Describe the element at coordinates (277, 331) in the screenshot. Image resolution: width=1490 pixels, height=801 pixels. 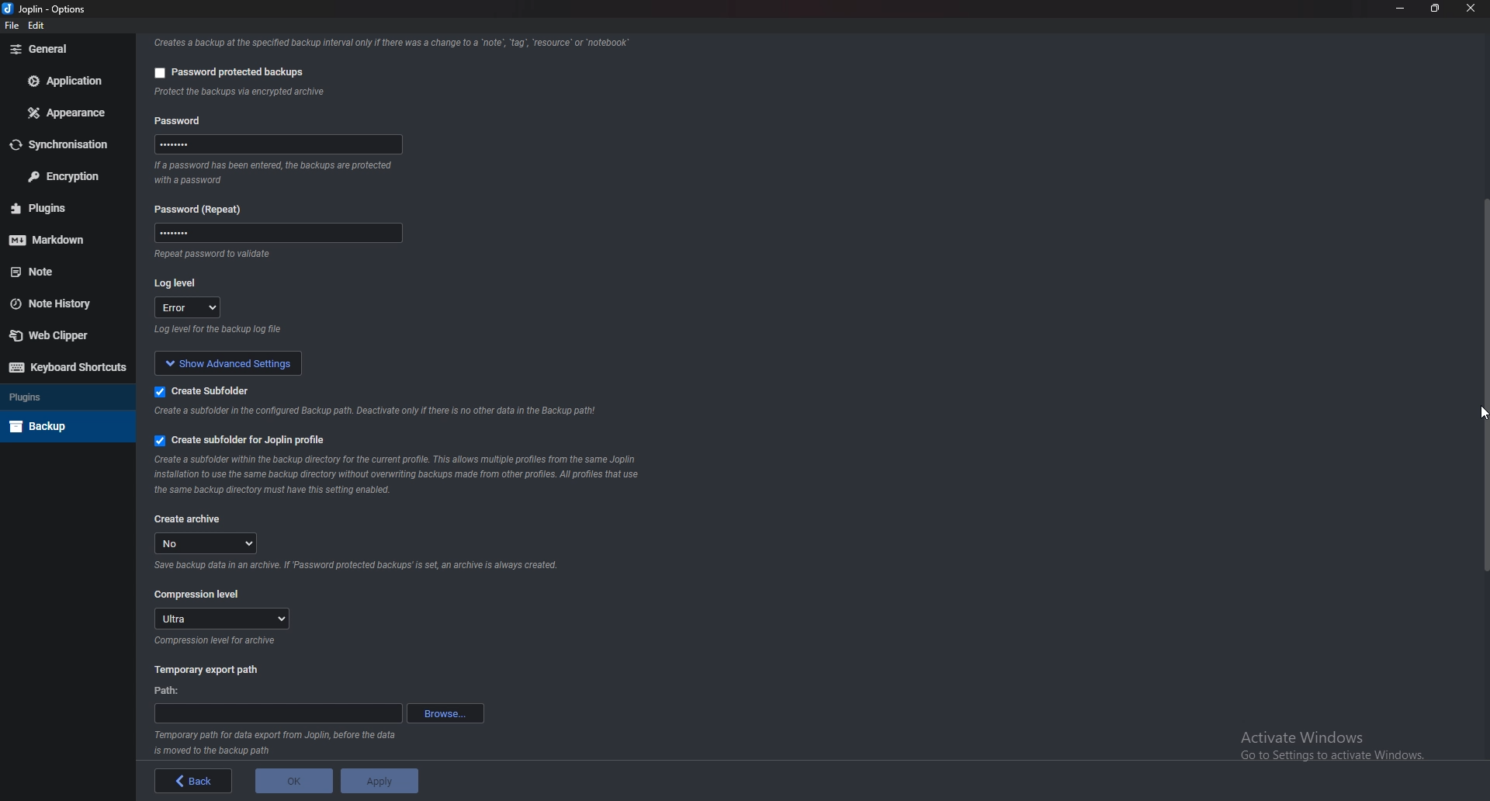
I see `info` at that location.